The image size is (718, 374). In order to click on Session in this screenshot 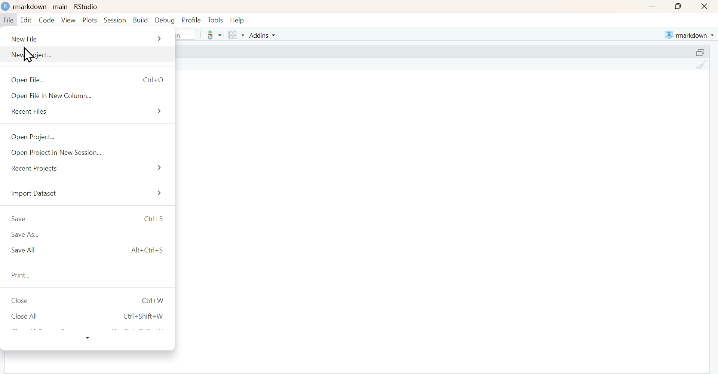, I will do `click(116, 20)`.